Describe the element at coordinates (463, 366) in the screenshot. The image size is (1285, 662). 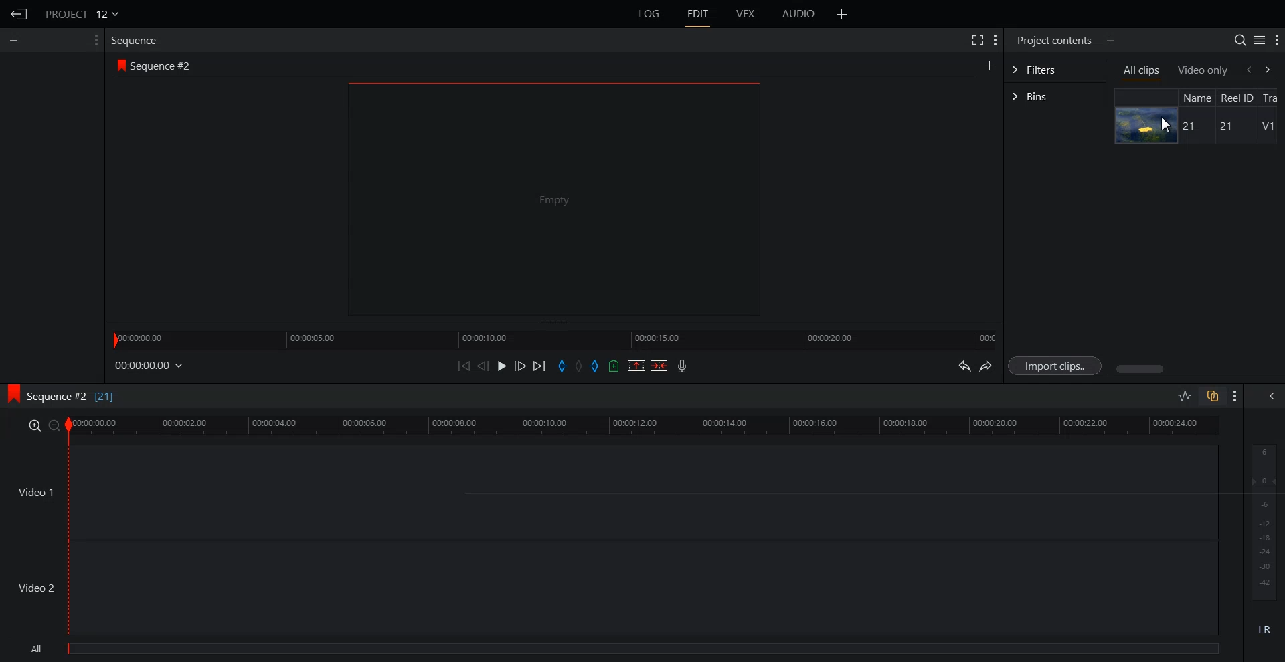
I see `Move Backward` at that location.